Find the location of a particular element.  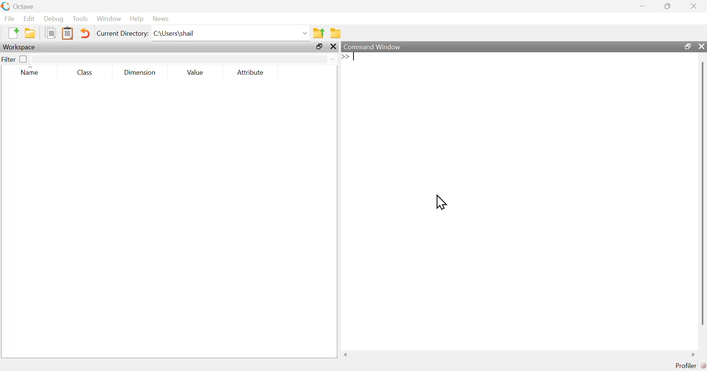

Duplicate is located at coordinates (51, 33).